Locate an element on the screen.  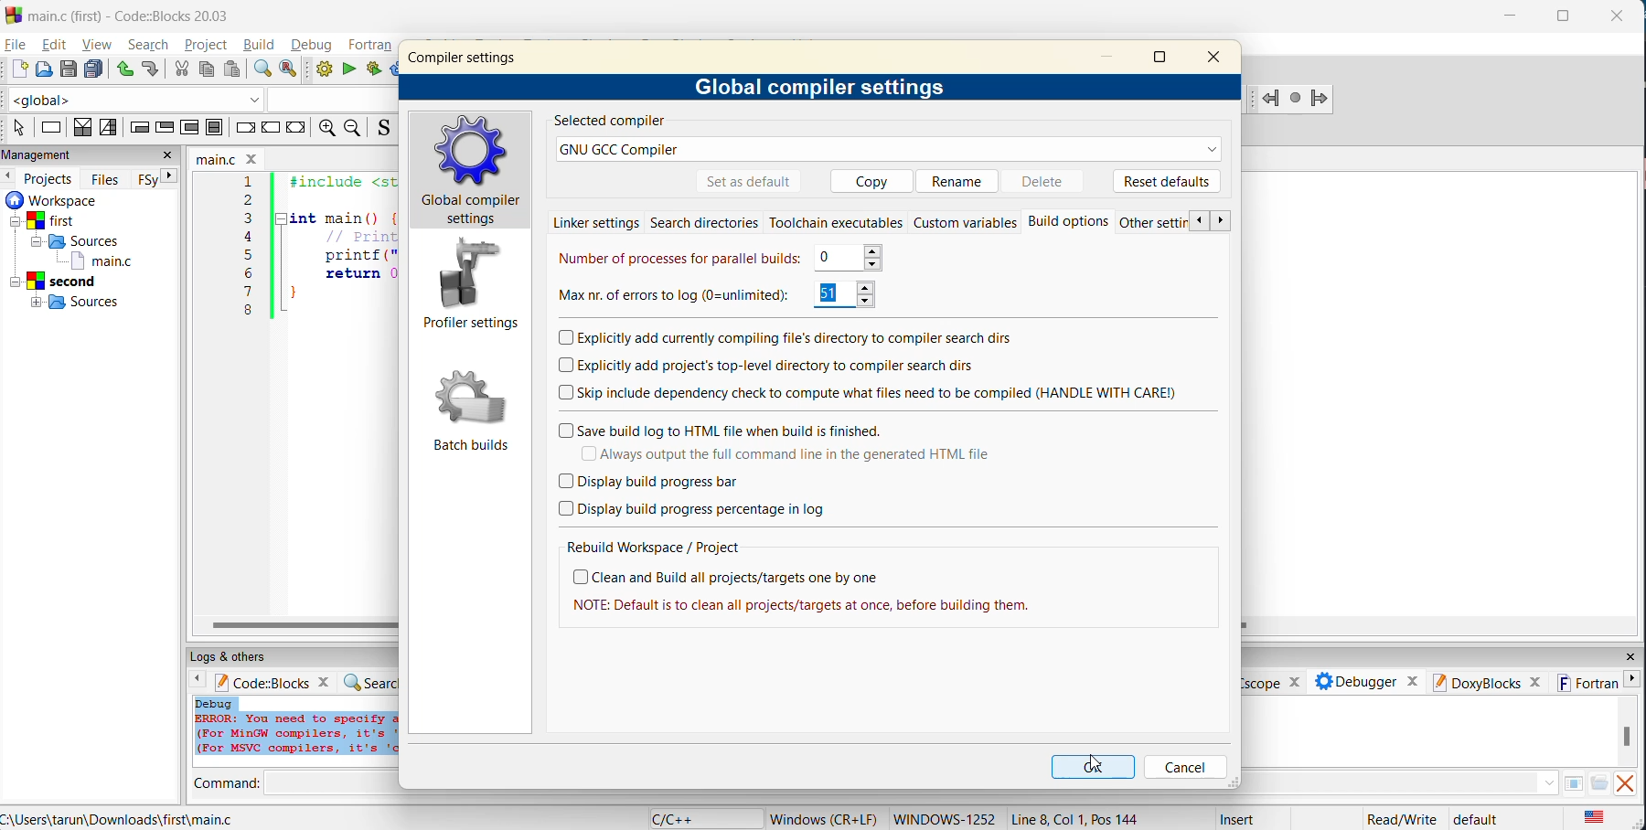
toggle source is located at coordinates (382, 129).